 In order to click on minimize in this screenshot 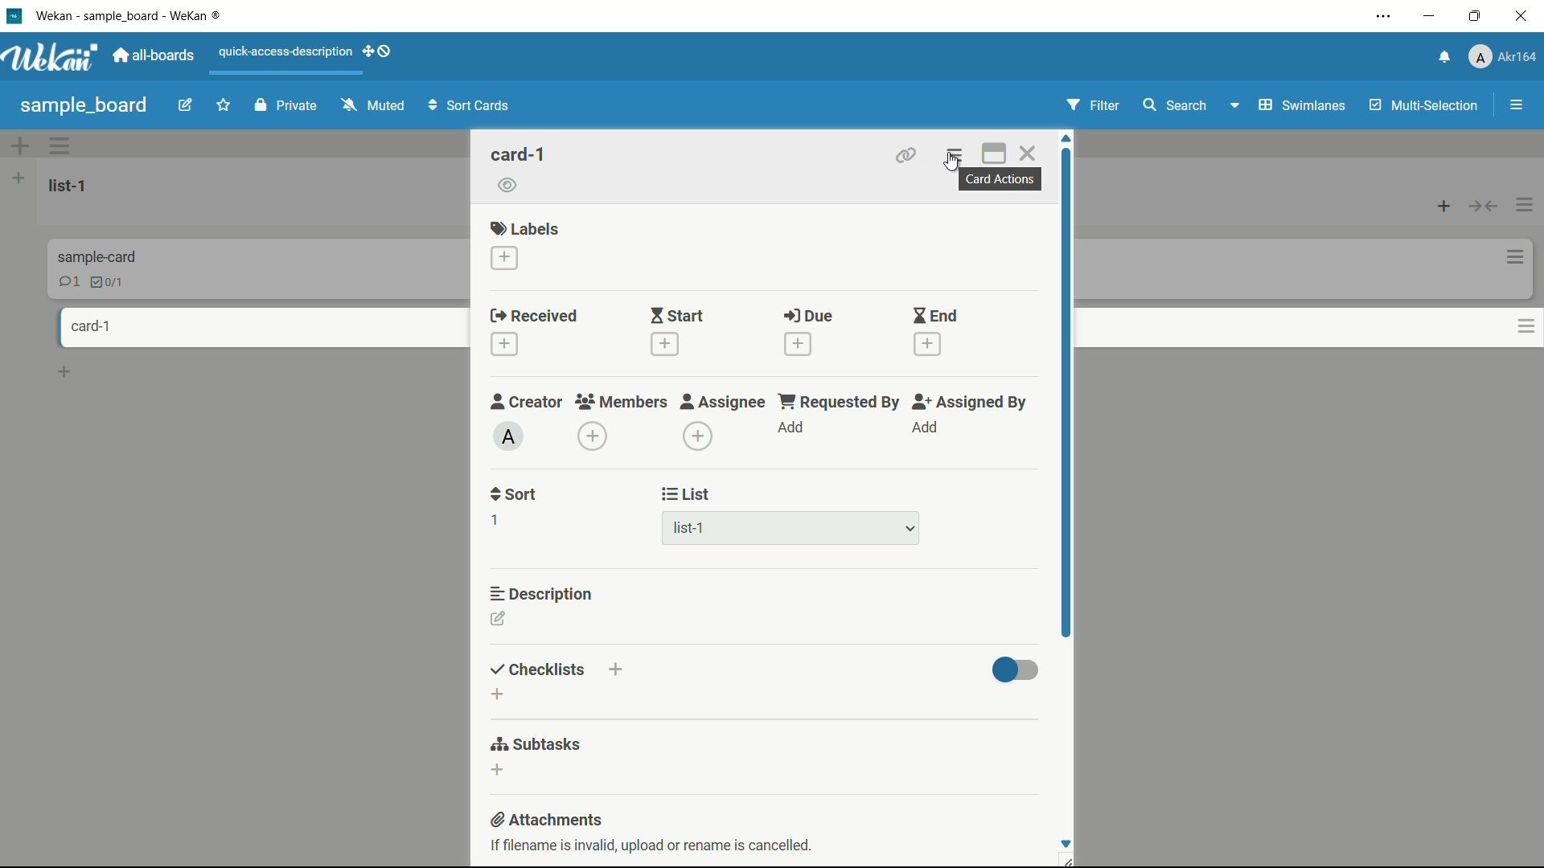, I will do `click(1429, 17)`.